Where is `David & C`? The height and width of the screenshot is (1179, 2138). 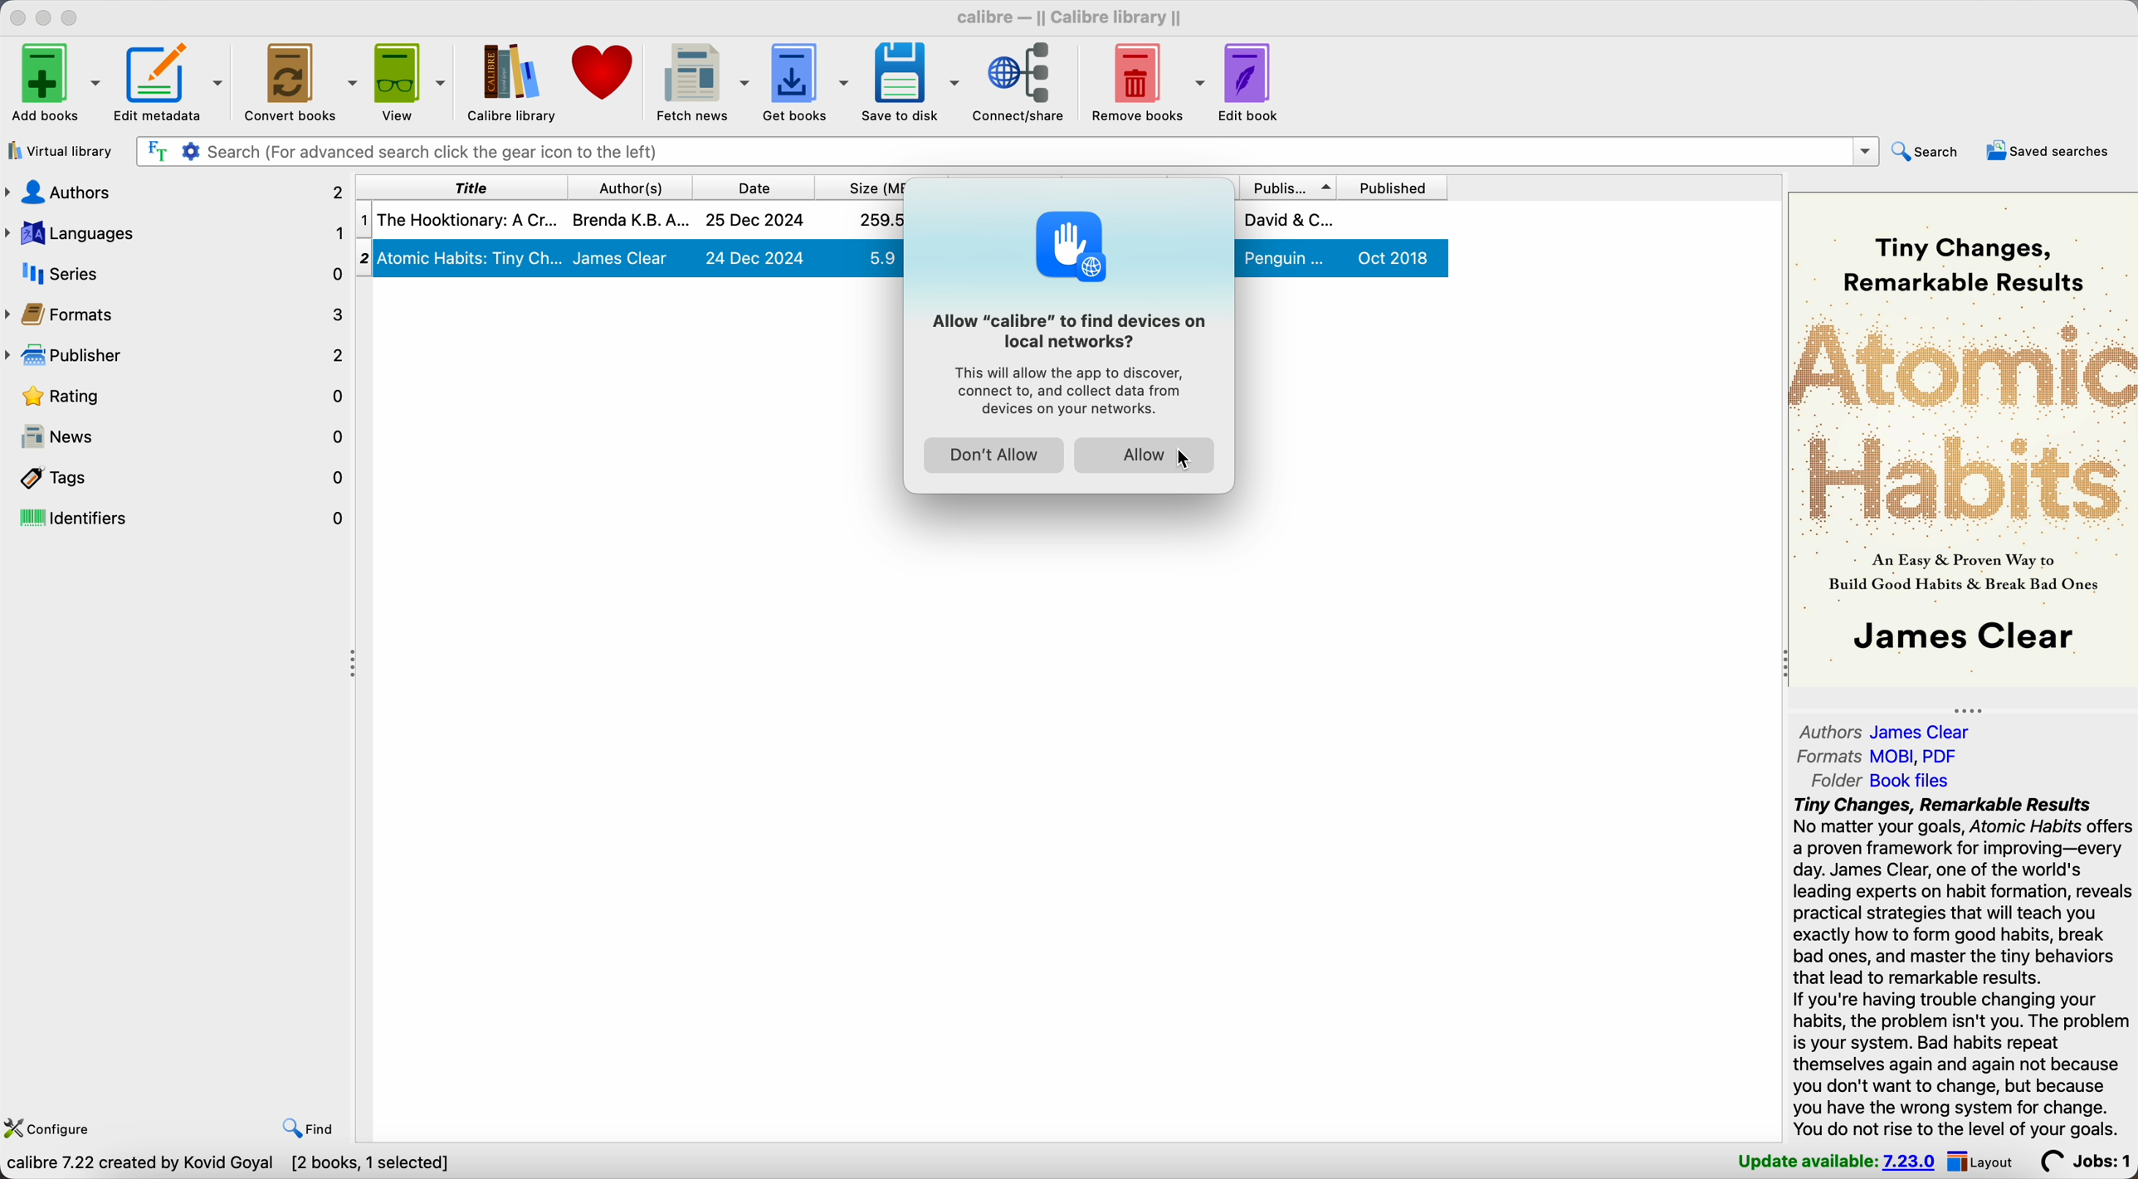 David & C is located at coordinates (1290, 220).